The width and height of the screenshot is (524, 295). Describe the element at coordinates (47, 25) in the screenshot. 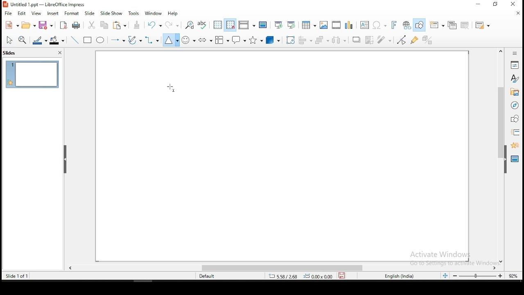

I see `save` at that location.